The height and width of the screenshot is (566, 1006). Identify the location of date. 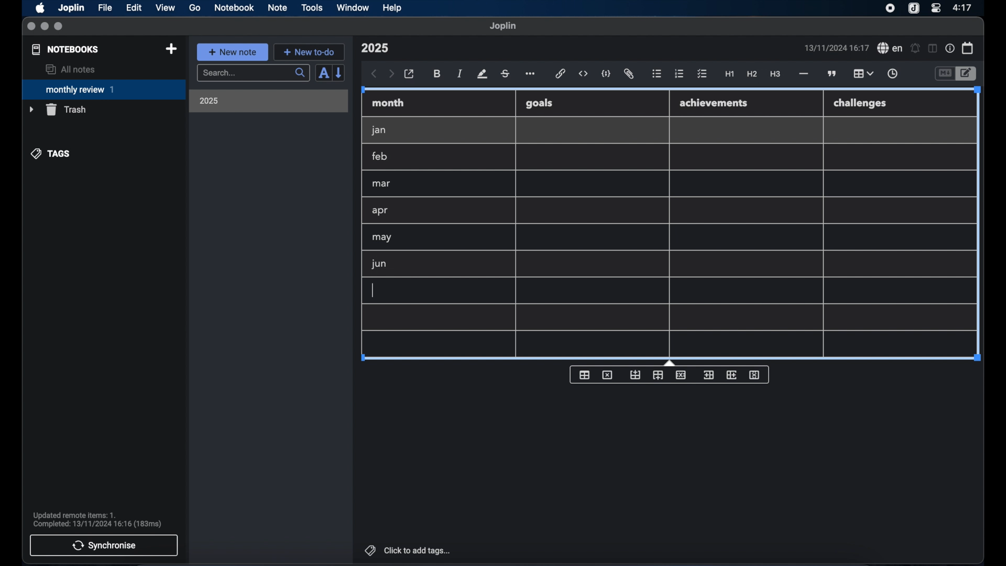
(836, 48).